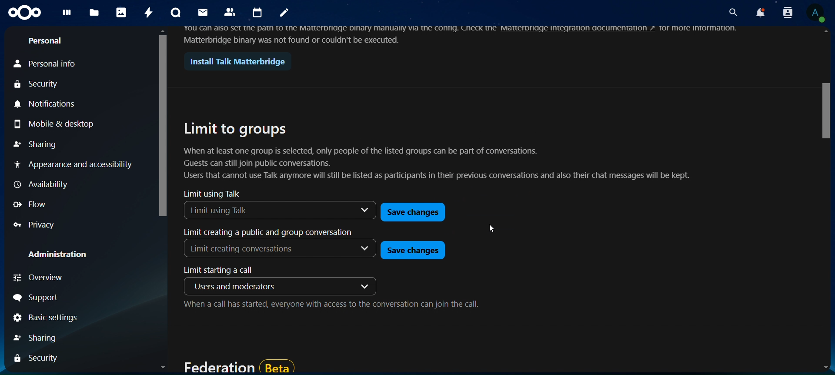  Describe the element at coordinates (43, 299) in the screenshot. I see `support` at that location.